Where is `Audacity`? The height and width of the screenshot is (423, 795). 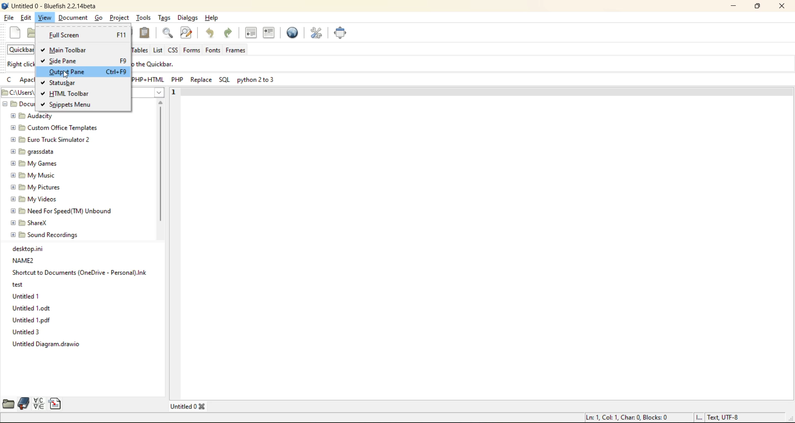 Audacity is located at coordinates (34, 116).